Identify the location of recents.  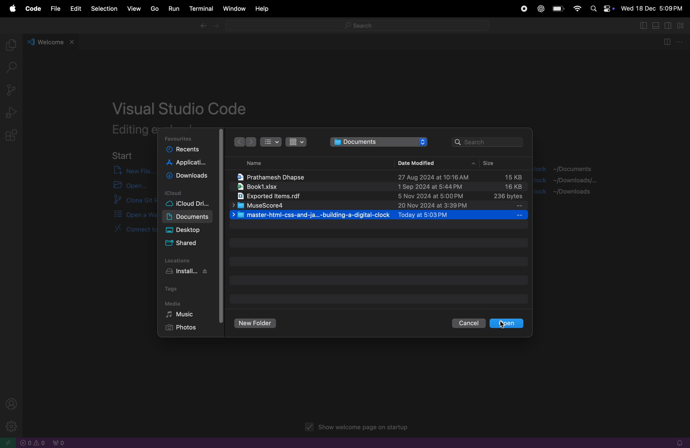
(187, 150).